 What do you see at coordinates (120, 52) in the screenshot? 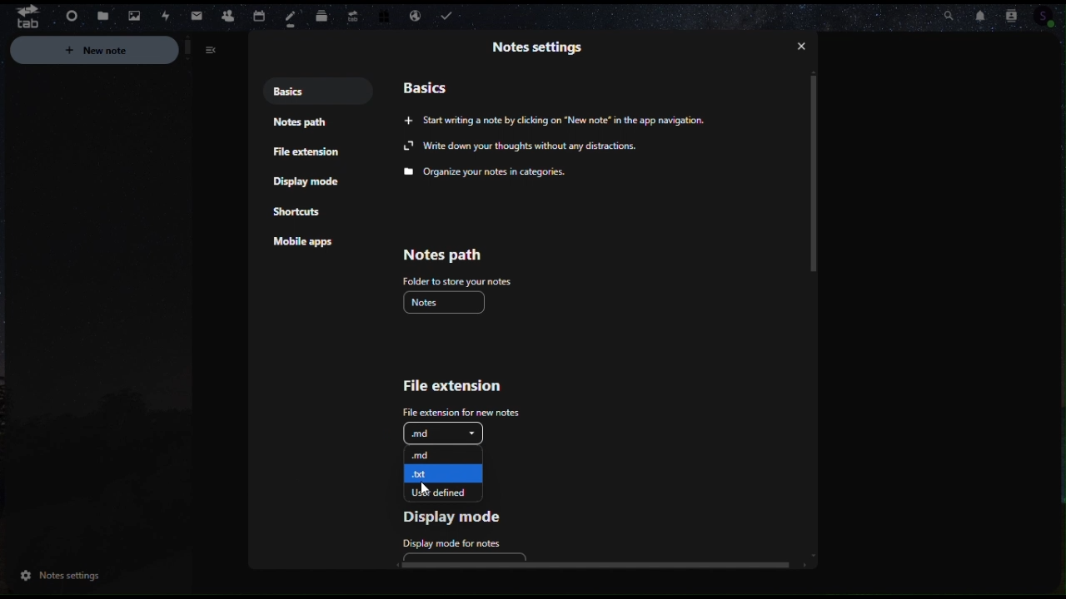
I see `New notes notes setting` at bounding box center [120, 52].